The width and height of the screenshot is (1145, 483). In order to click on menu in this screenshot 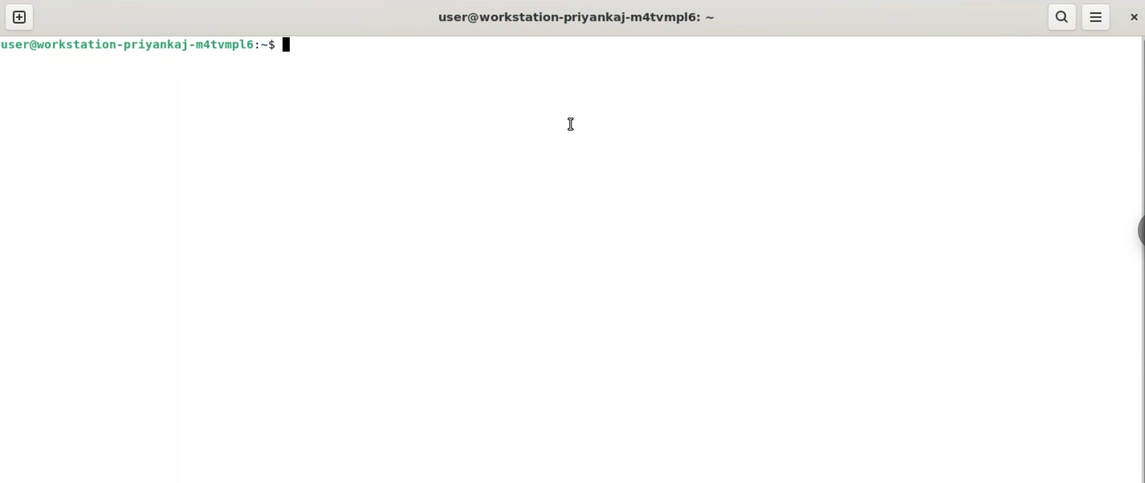, I will do `click(1096, 17)`.